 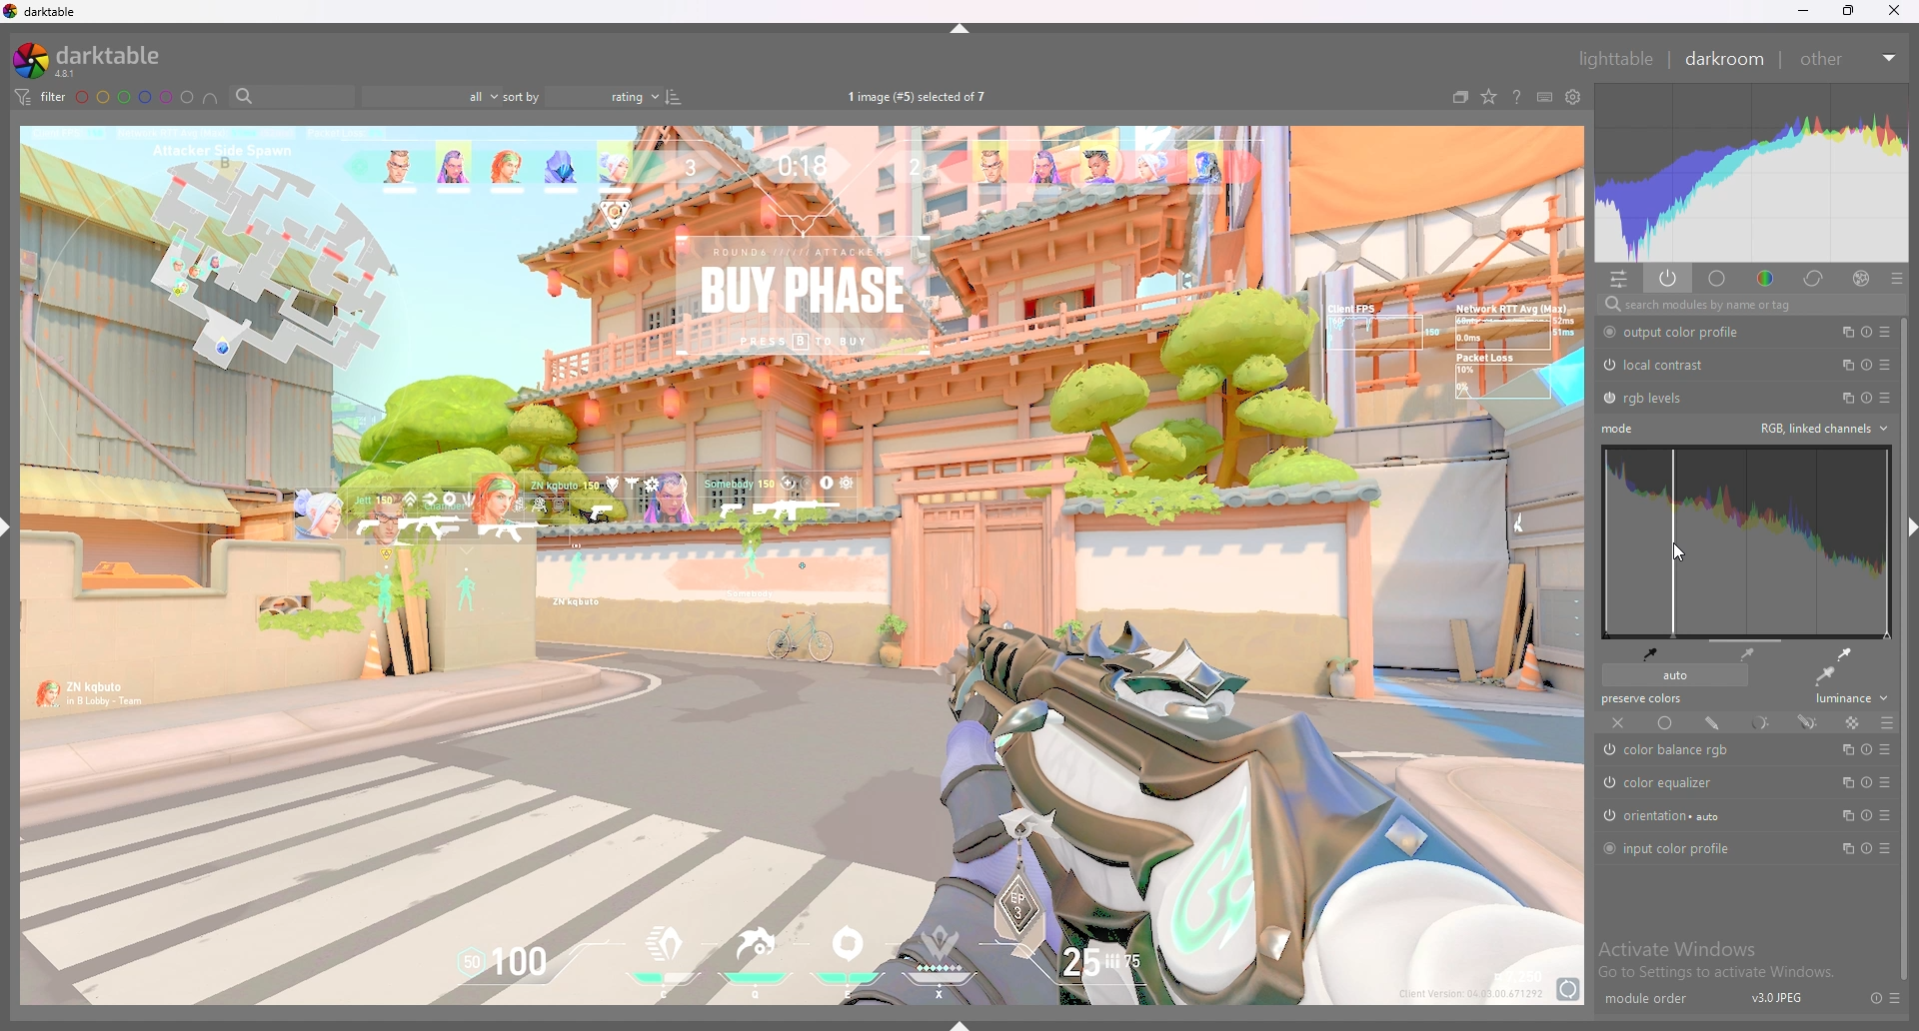 What do you see at coordinates (1673, 675) in the screenshot?
I see `auto` at bounding box center [1673, 675].